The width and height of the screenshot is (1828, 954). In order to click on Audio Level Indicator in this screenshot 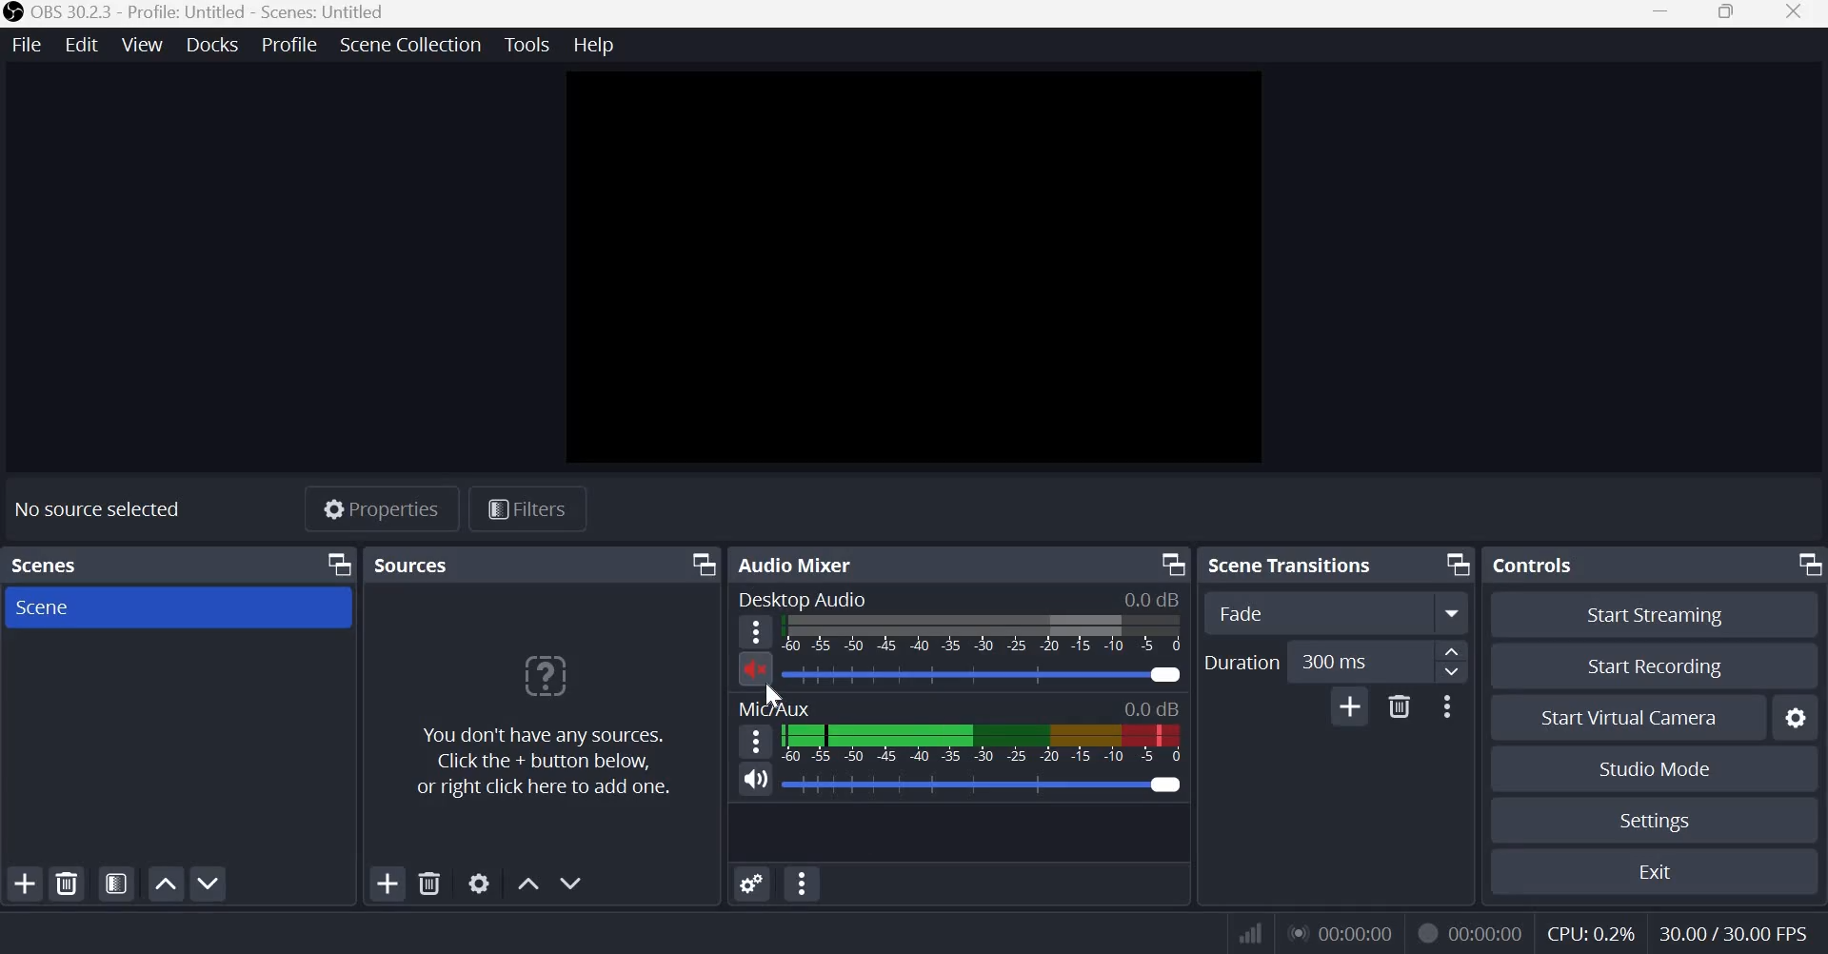, I will do `click(1151, 707)`.